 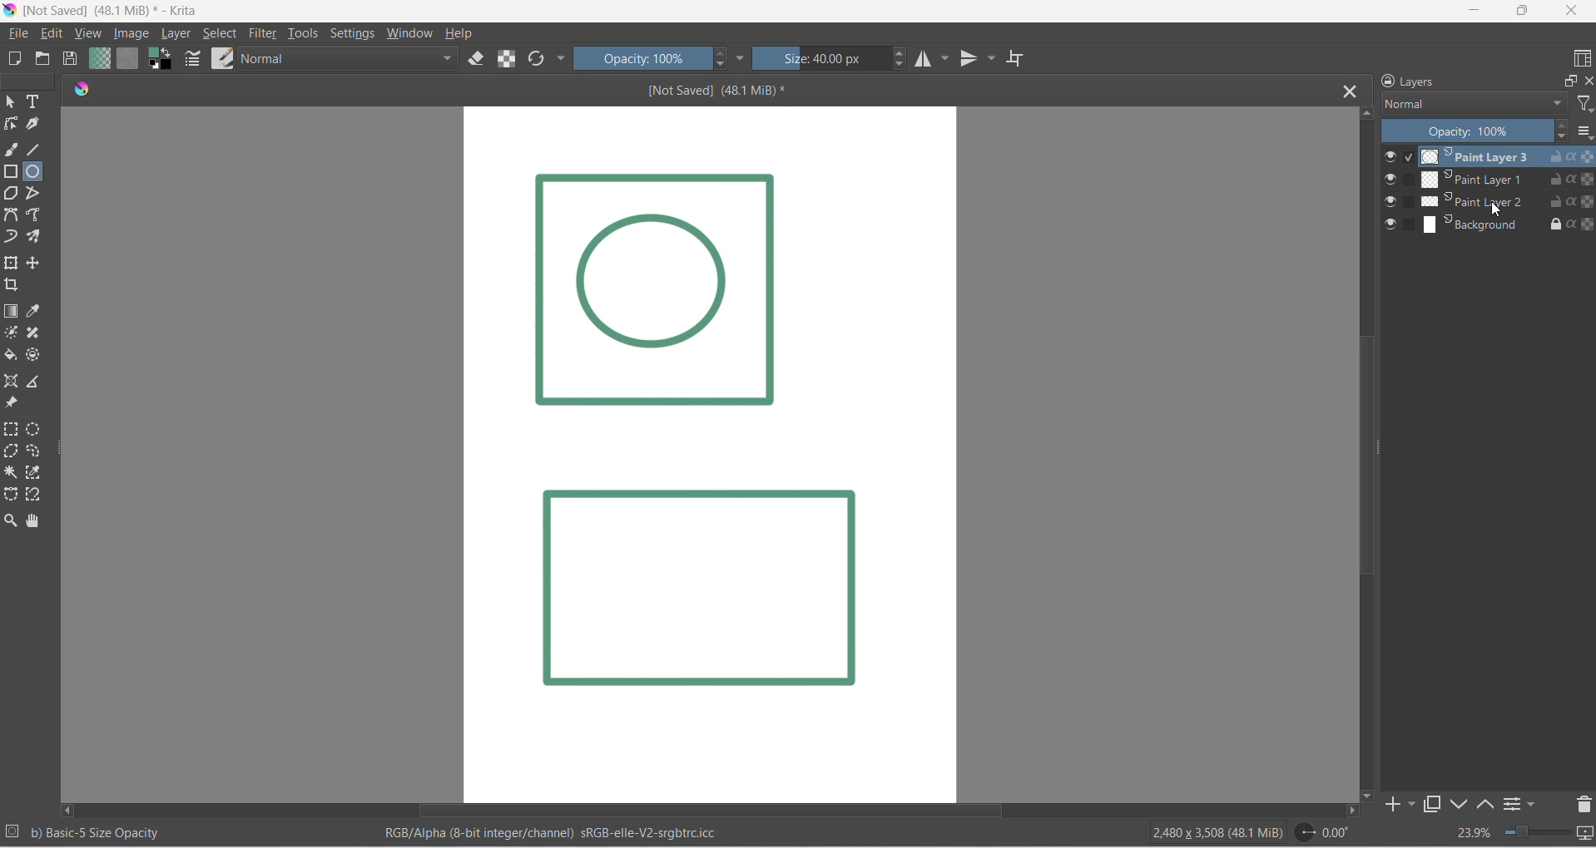 I want to click on wrap around mode, so click(x=1021, y=60).